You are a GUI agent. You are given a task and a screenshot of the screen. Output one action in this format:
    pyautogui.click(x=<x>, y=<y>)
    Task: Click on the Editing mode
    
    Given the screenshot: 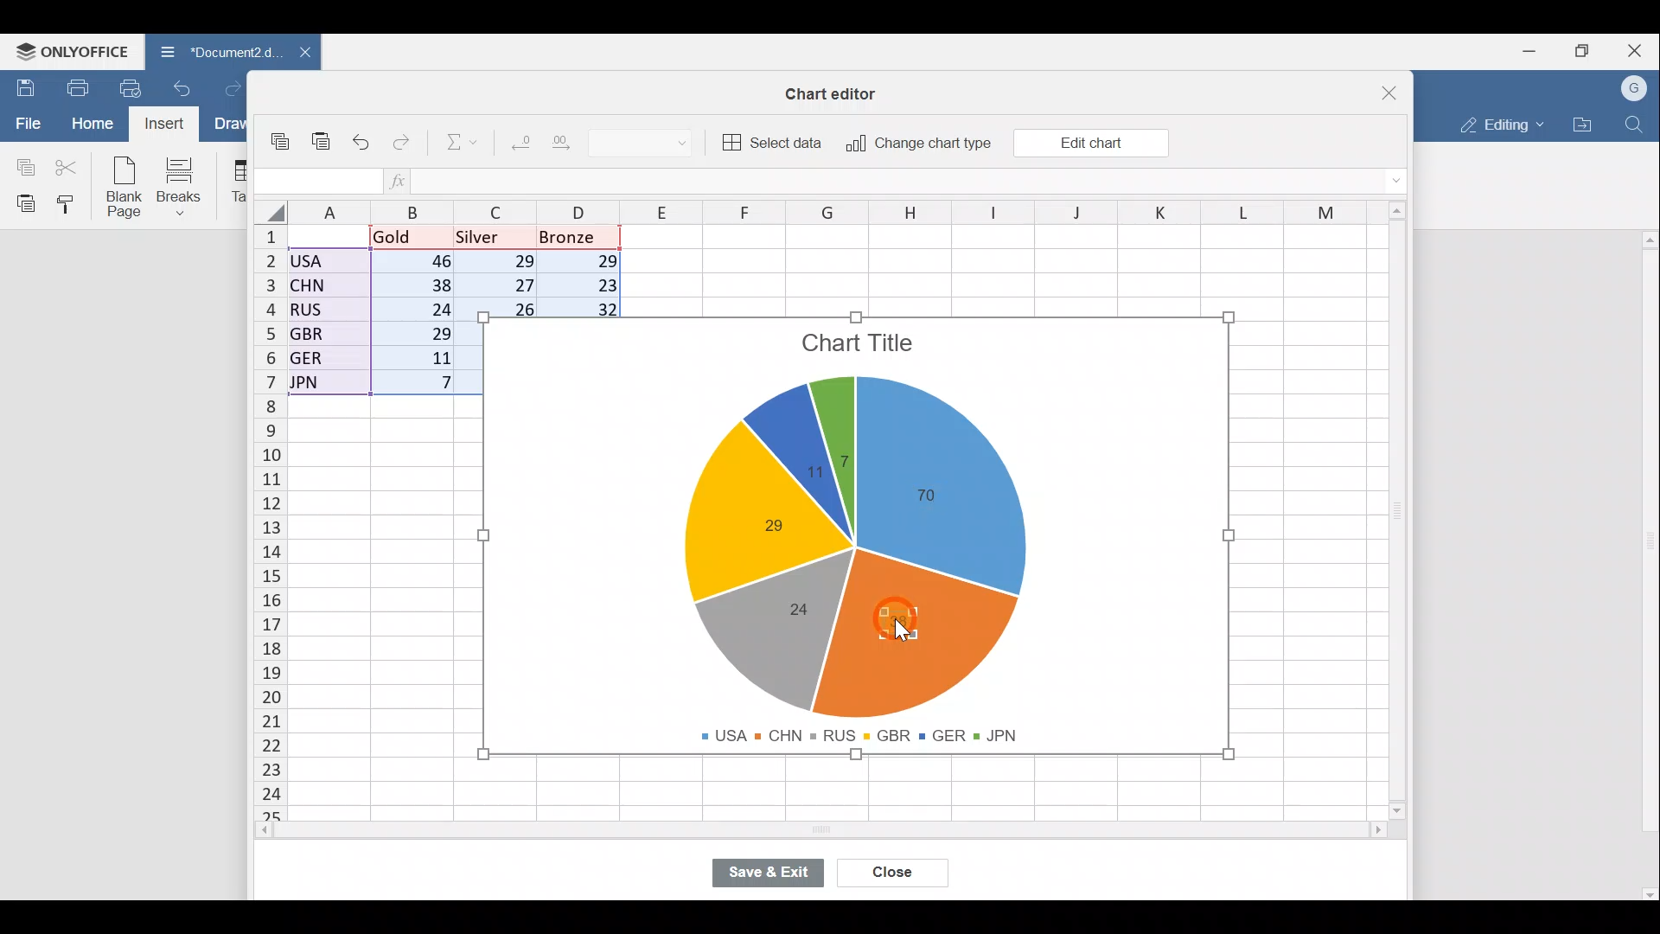 What is the action you would take?
    pyautogui.click(x=1500, y=121)
    